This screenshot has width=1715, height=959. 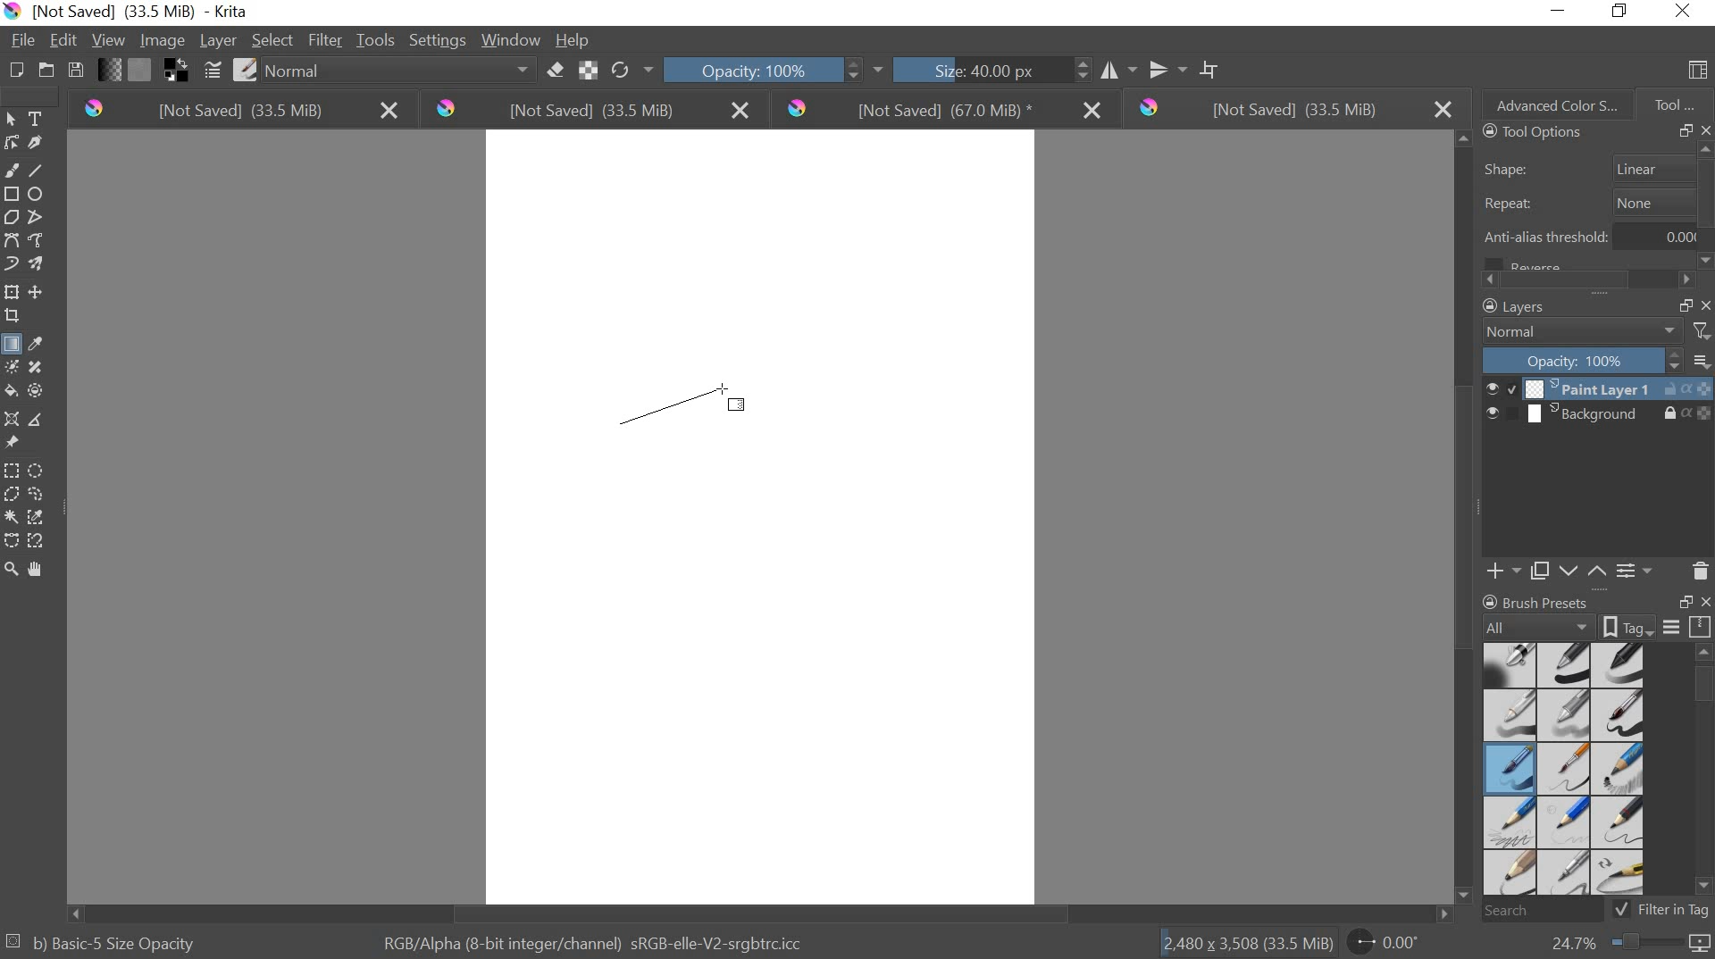 I want to click on assistant tool, so click(x=11, y=418).